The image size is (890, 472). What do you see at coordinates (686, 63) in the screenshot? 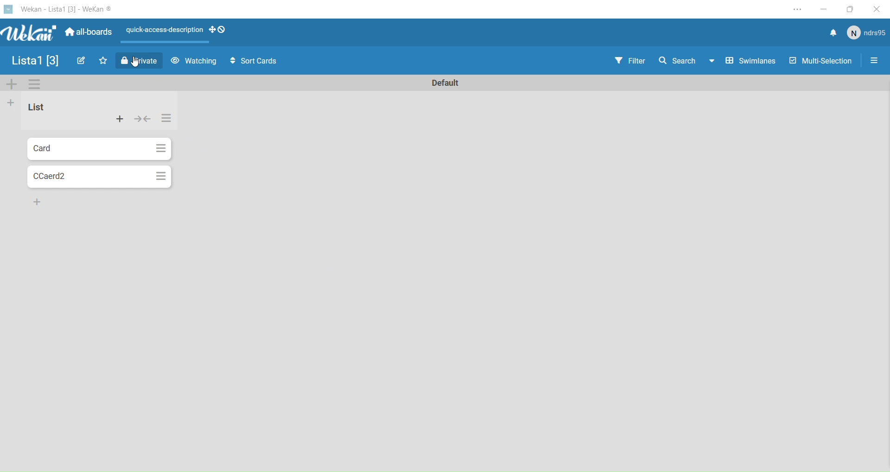
I see `Search` at bounding box center [686, 63].